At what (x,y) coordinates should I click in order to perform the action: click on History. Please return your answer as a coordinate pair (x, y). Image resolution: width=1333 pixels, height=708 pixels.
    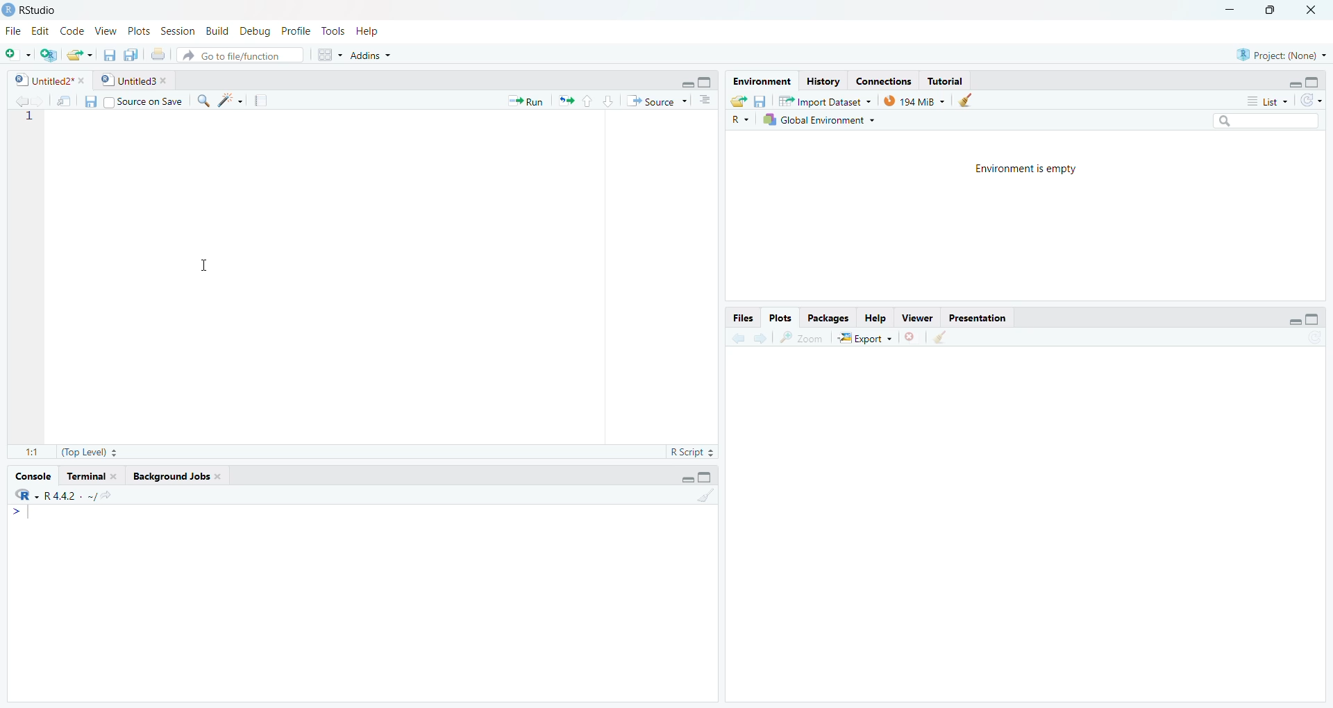
    Looking at the image, I should click on (824, 81).